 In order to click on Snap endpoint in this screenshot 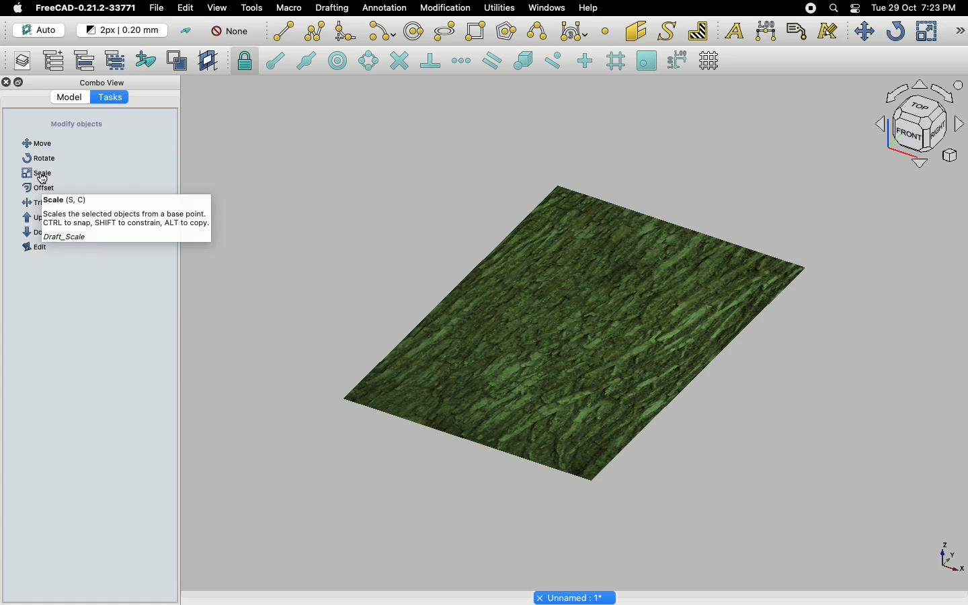, I will do `click(273, 58)`.